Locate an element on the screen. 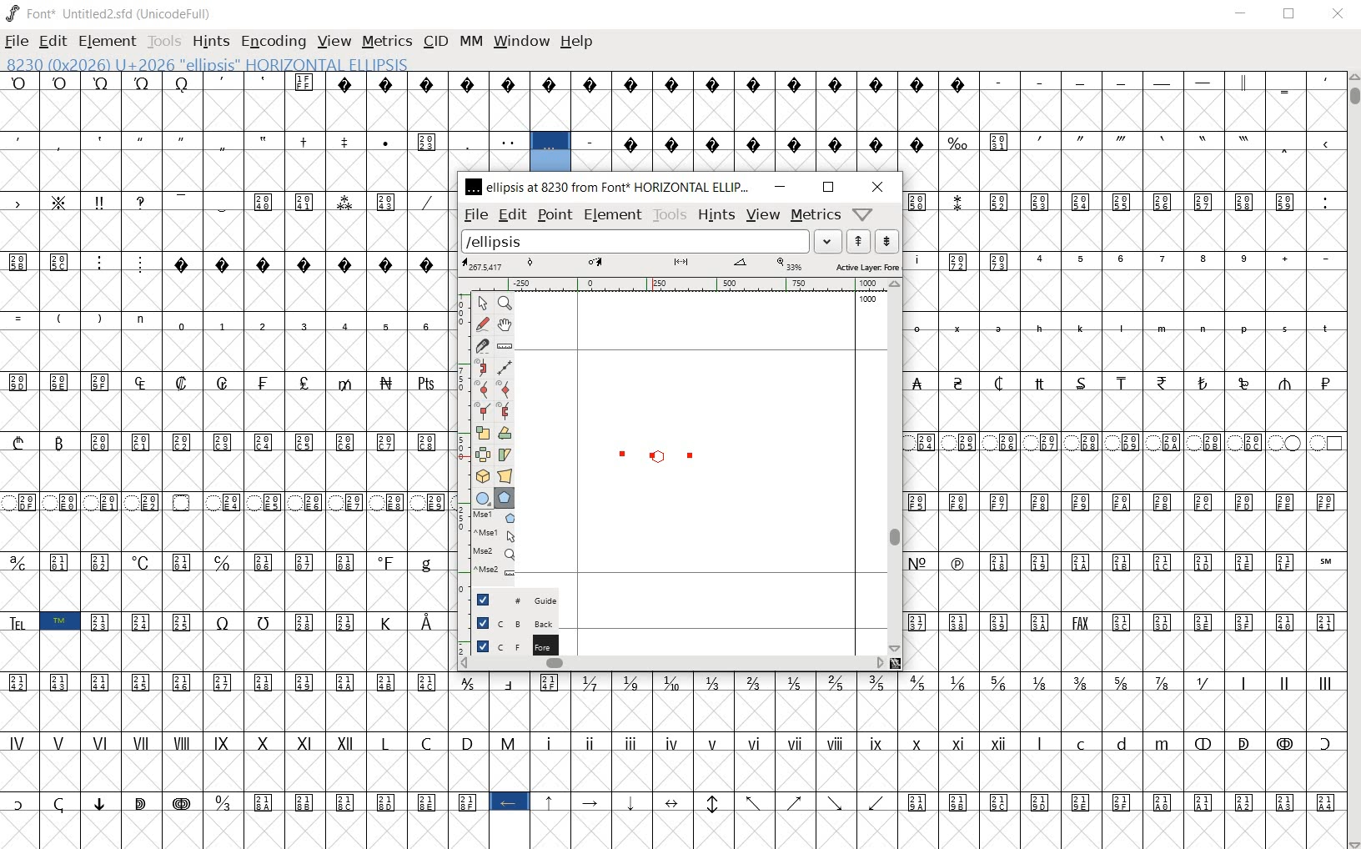 The image size is (1361, 849). TOOLS is located at coordinates (165, 41).